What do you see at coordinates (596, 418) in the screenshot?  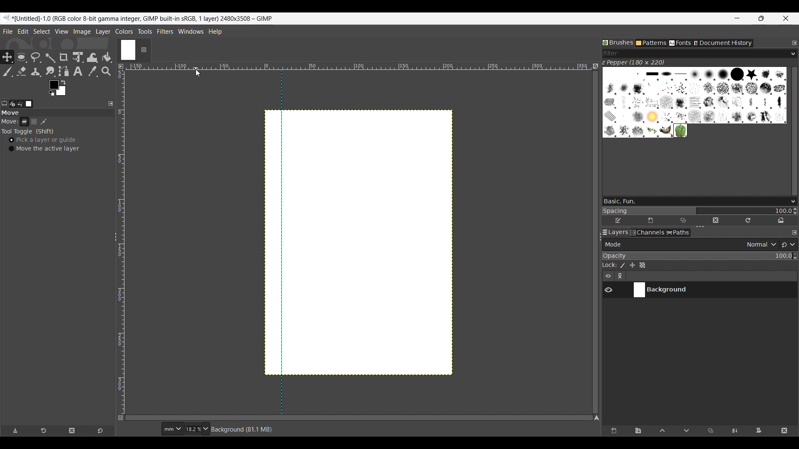 I see `Navigate the image display` at bounding box center [596, 418].